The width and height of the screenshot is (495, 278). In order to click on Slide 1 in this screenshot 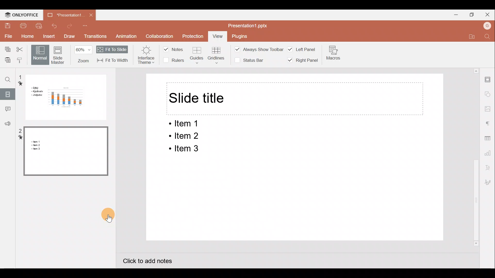, I will do `click(62, 151)`.